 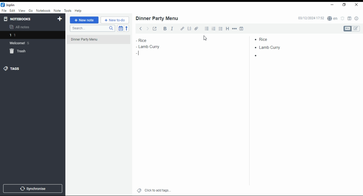 What do you see at coordinates (127, 28) in the screenshot?
I see `reverse sort order` at bounding box center [127, 28].